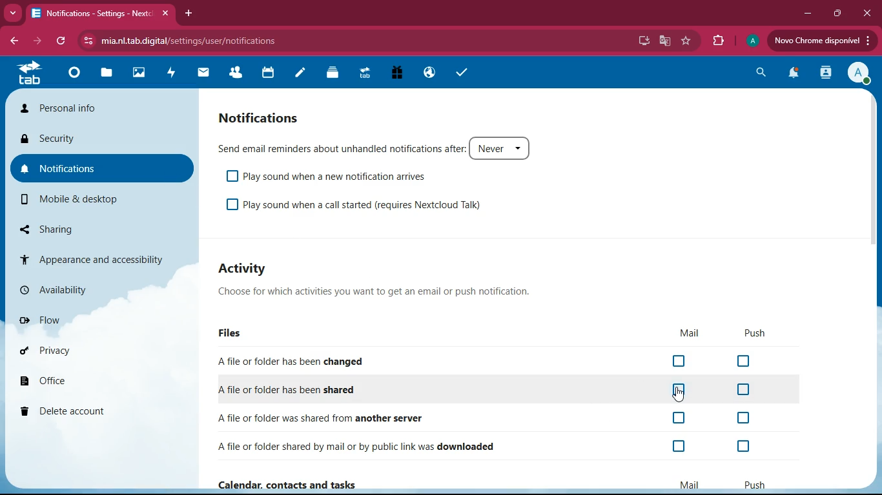  Describe the element at coordinates (356, 206) in the screenshot. I see `play sound` at that location.